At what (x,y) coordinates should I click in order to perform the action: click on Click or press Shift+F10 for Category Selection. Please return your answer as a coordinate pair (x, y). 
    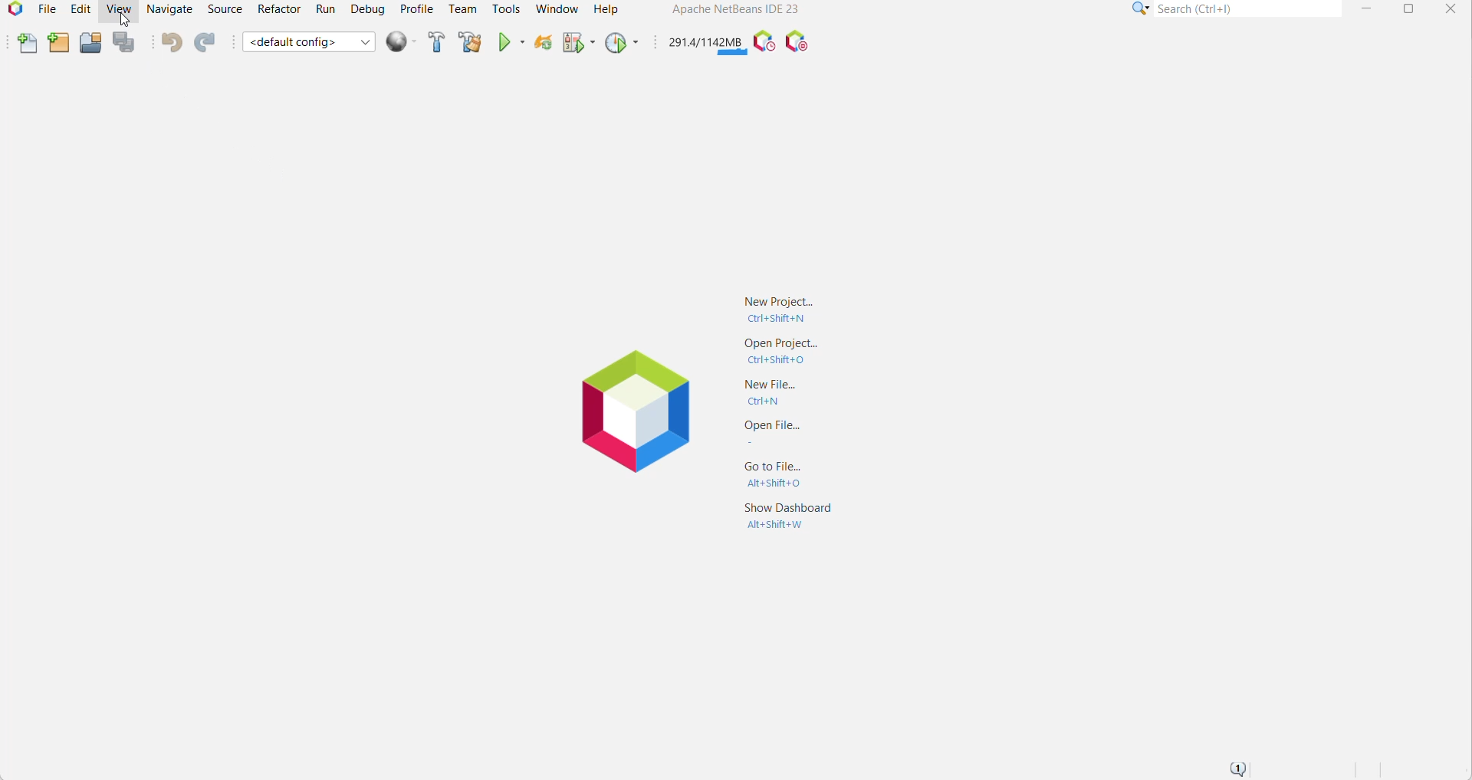
    Looking at the image, I should click on (1141, 8).